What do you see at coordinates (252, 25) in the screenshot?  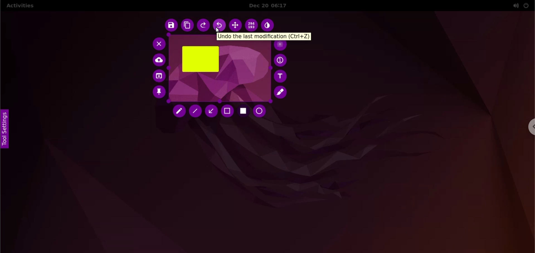 I see `x and y coordinate value` at bounding box center [252, 25].